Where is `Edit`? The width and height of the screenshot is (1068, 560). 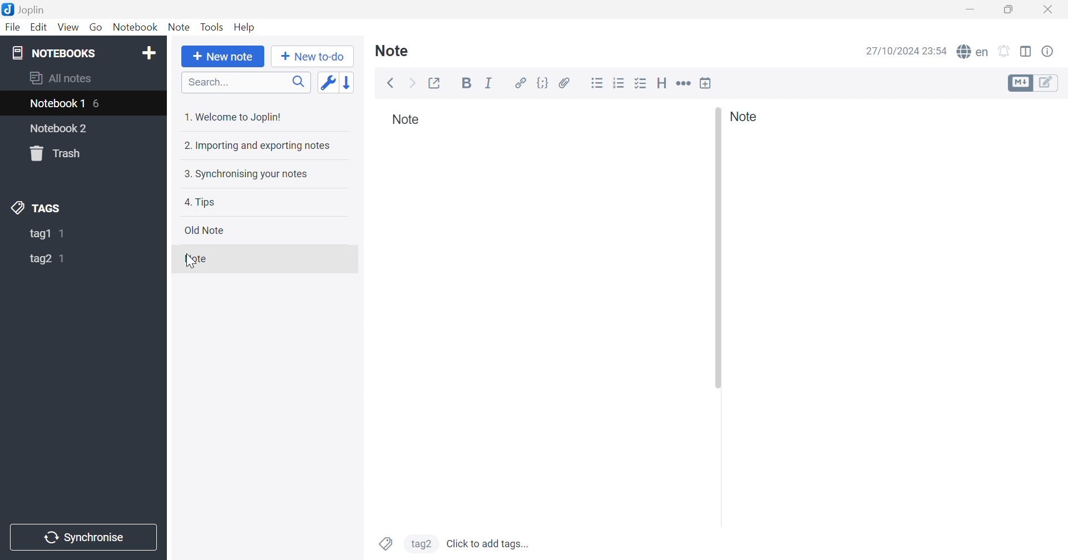
Edit is located at coordinates (39, 29).